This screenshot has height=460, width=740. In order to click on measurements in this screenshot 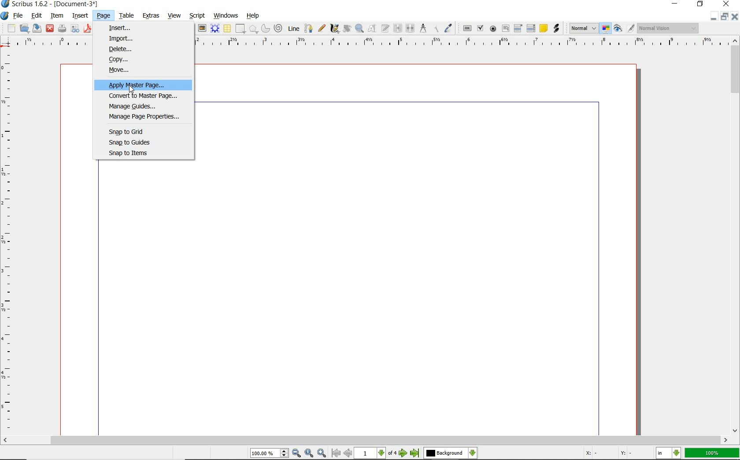, I will do `click(422, 29)`.